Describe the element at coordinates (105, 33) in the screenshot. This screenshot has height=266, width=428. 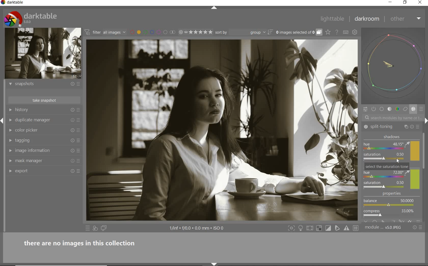
I see `filter images based on their module order` at that location.